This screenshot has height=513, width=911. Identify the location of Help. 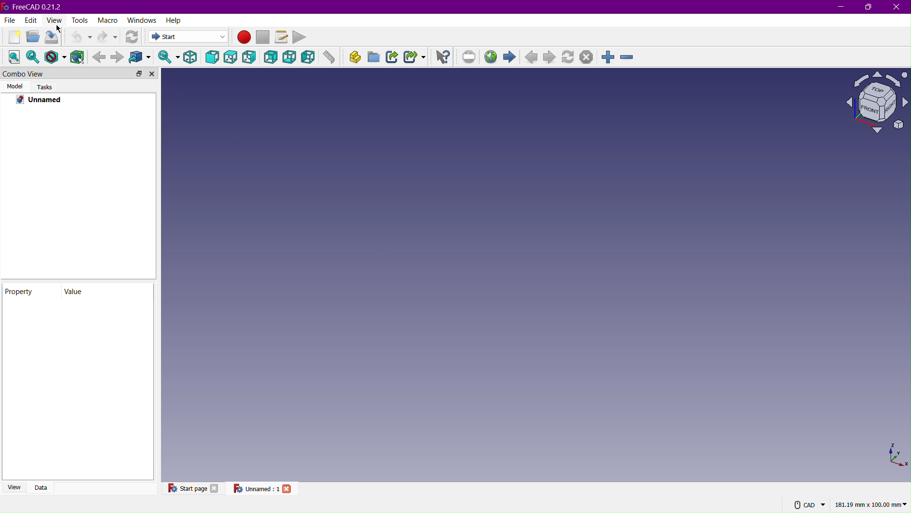
(176, 20).